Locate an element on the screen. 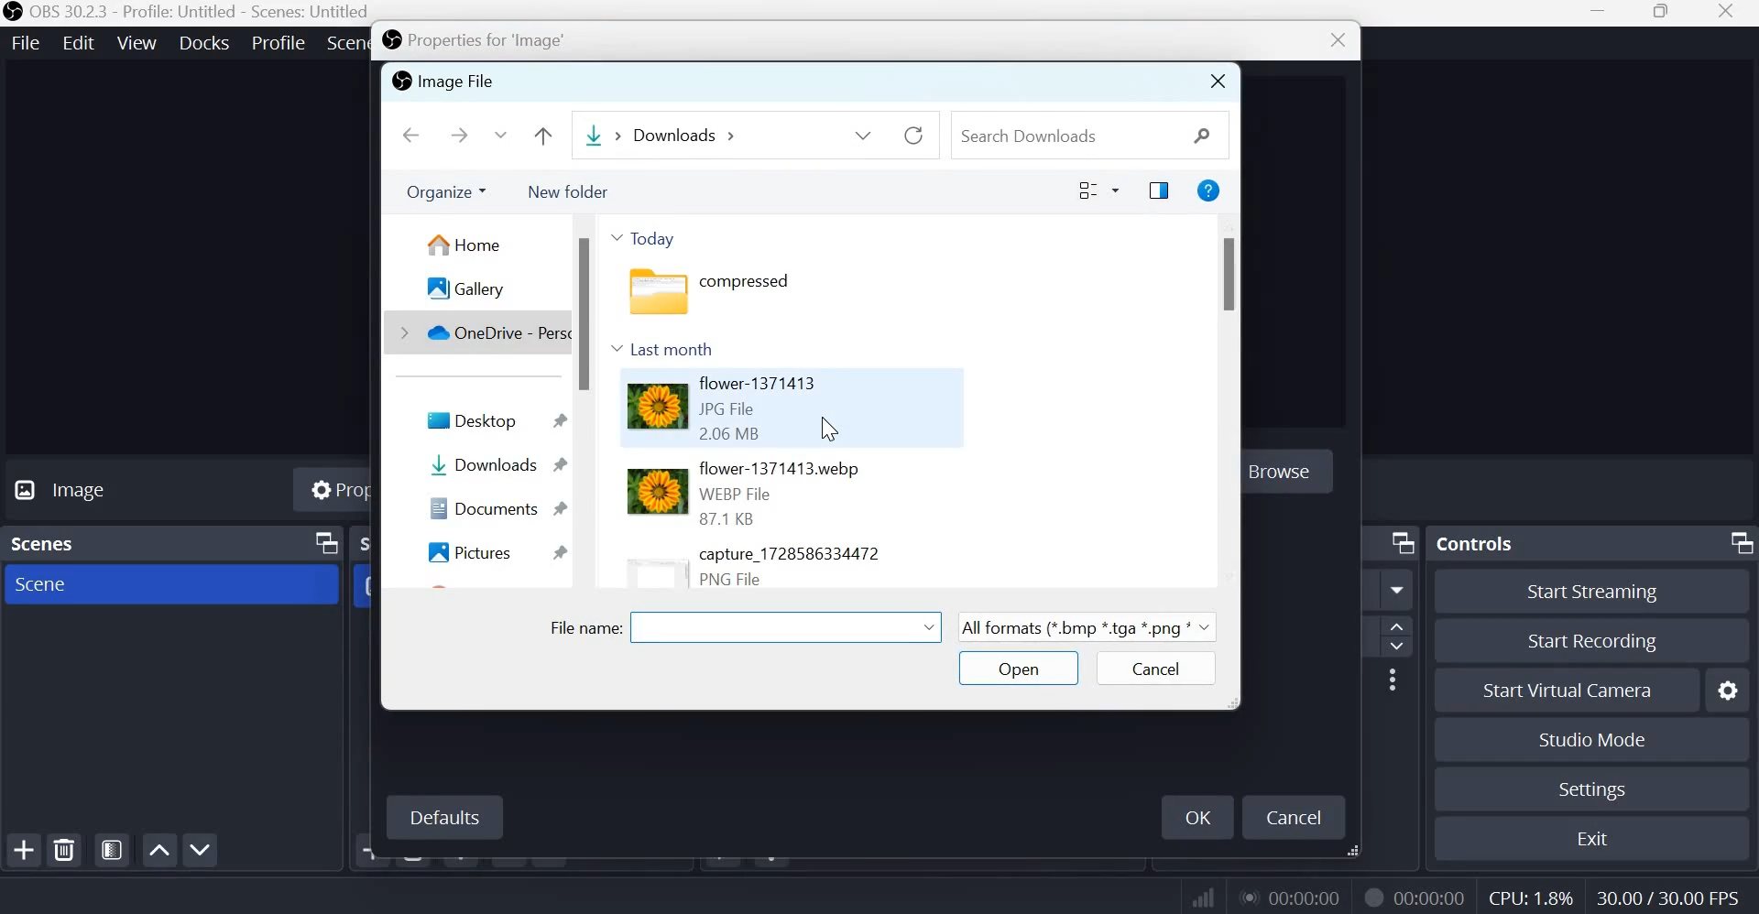 The height and width of the screenshot is (914, 1759). Start streaming is located at coordinates (1594, 593).